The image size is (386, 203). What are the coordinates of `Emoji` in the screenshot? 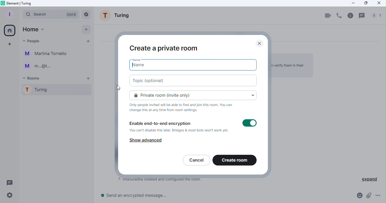 It's located at (358, 197).